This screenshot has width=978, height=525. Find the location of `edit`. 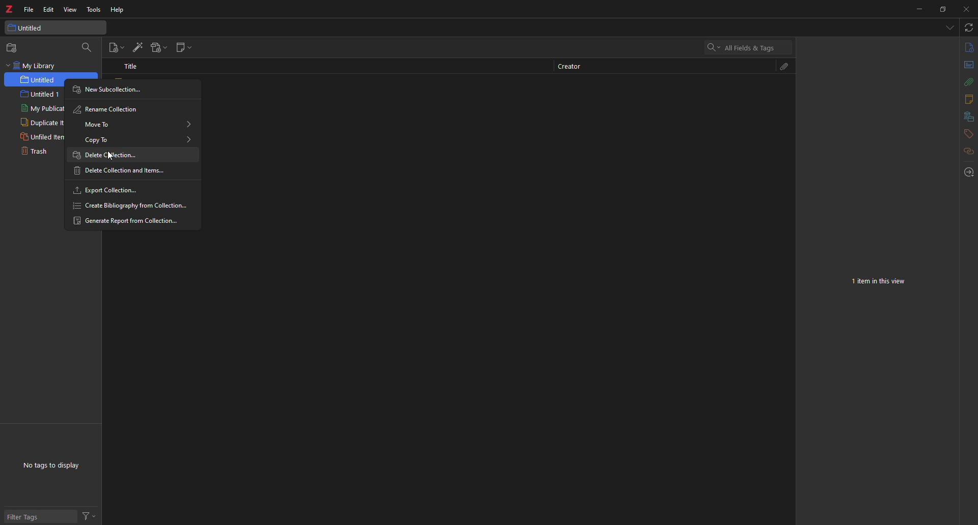

edit is located at coordinates (49, 10).